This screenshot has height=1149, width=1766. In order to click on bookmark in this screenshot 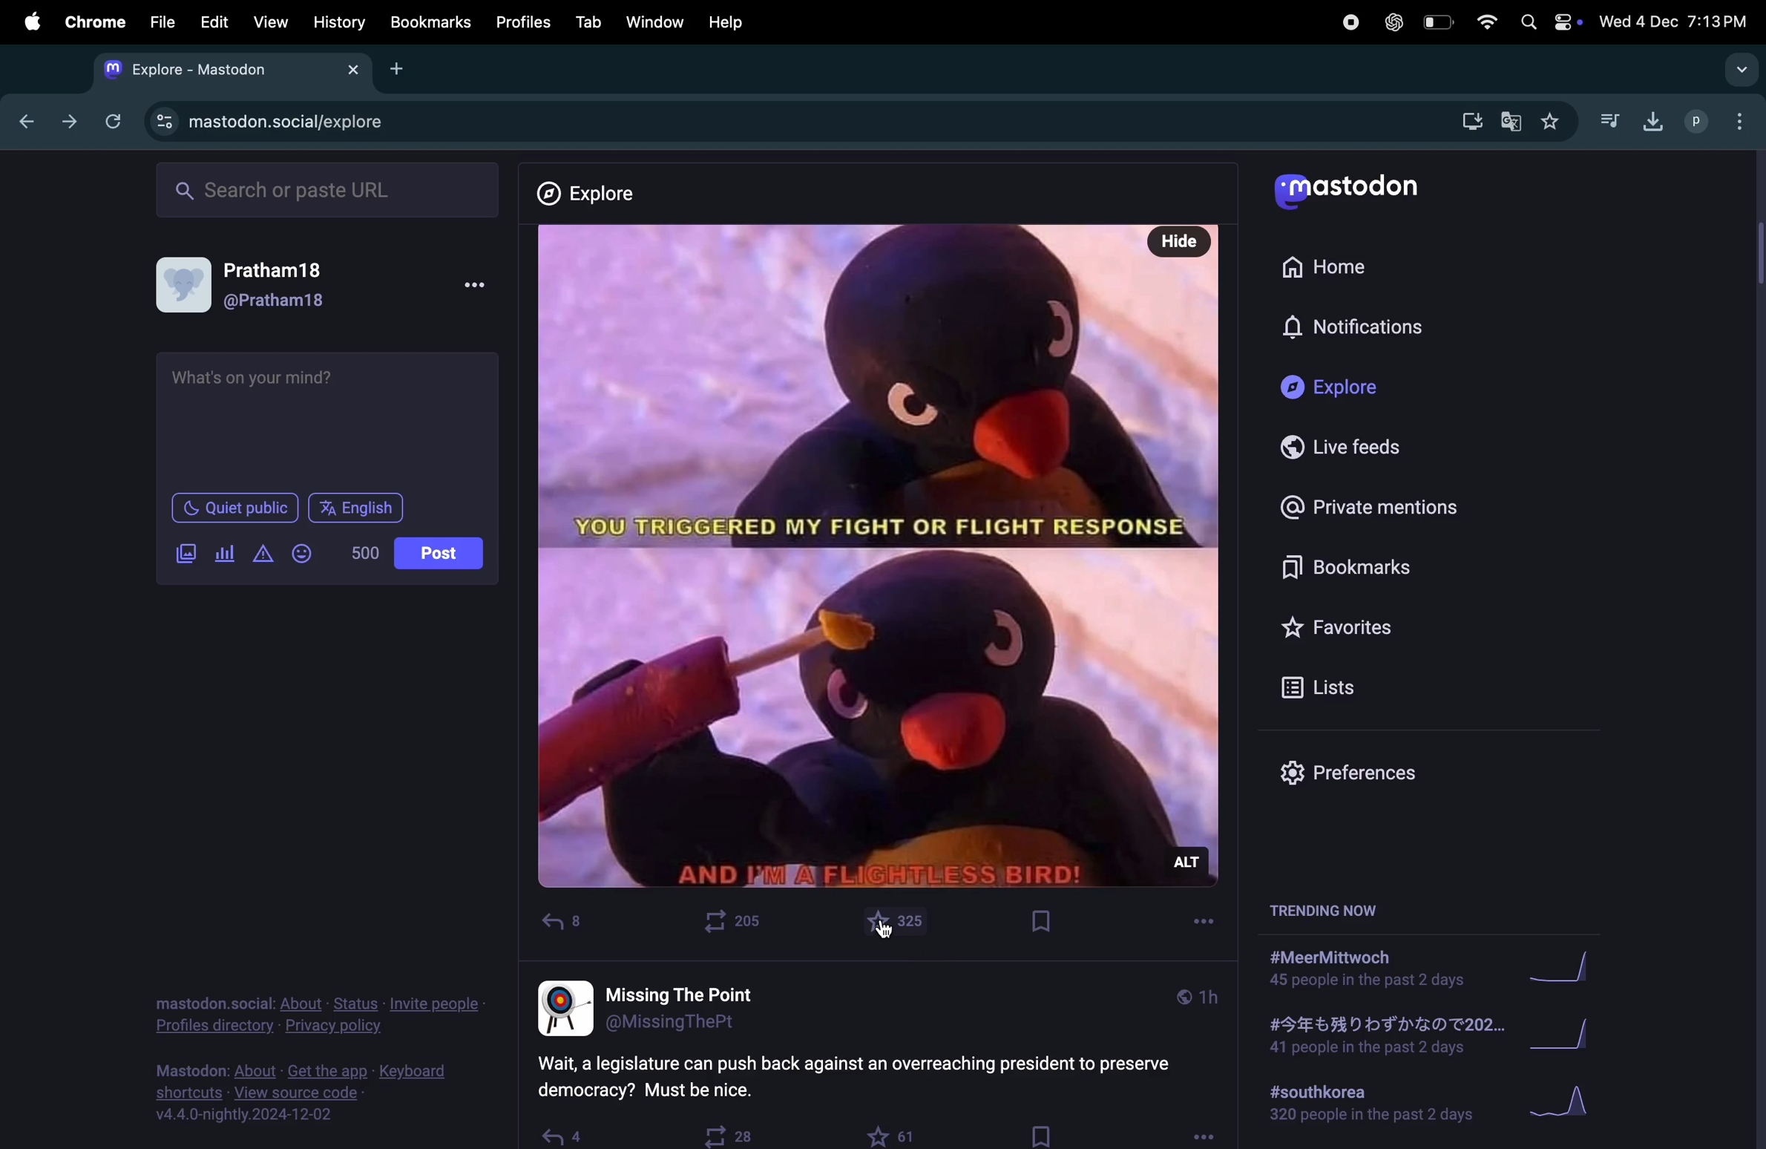, I will do `click(1041, 1134)`.